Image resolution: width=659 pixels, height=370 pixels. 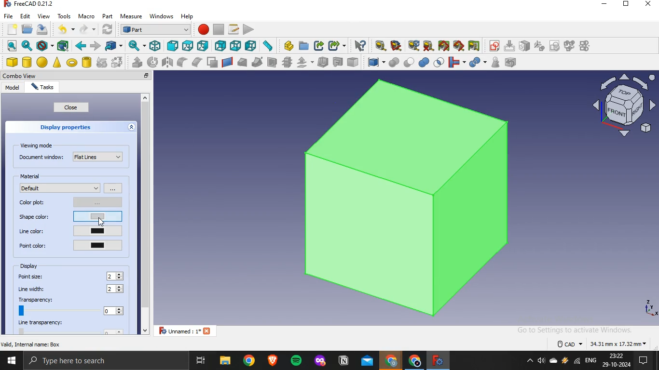 I want to click on spotify, so click(x=297, y=361).